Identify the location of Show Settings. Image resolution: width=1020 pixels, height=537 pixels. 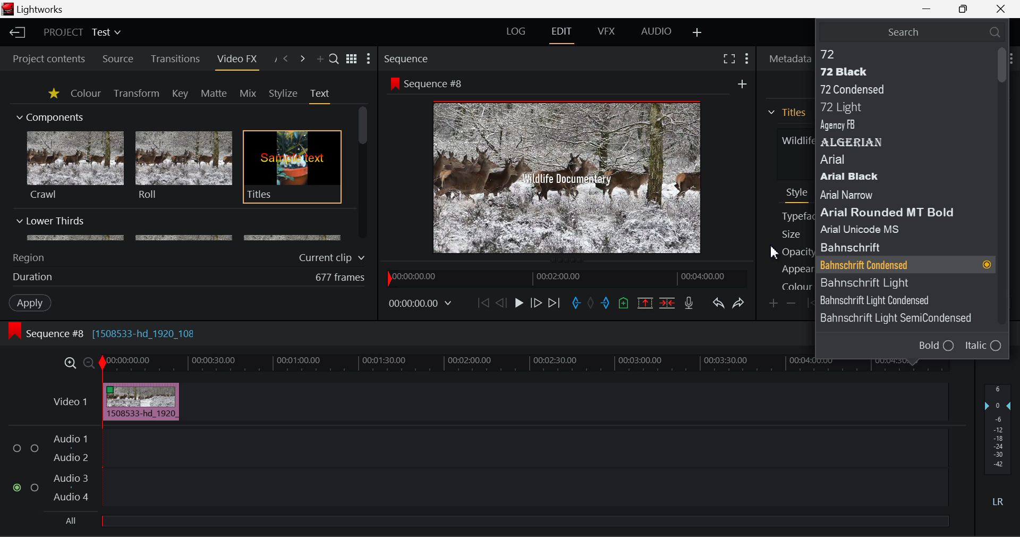
(369, 58).